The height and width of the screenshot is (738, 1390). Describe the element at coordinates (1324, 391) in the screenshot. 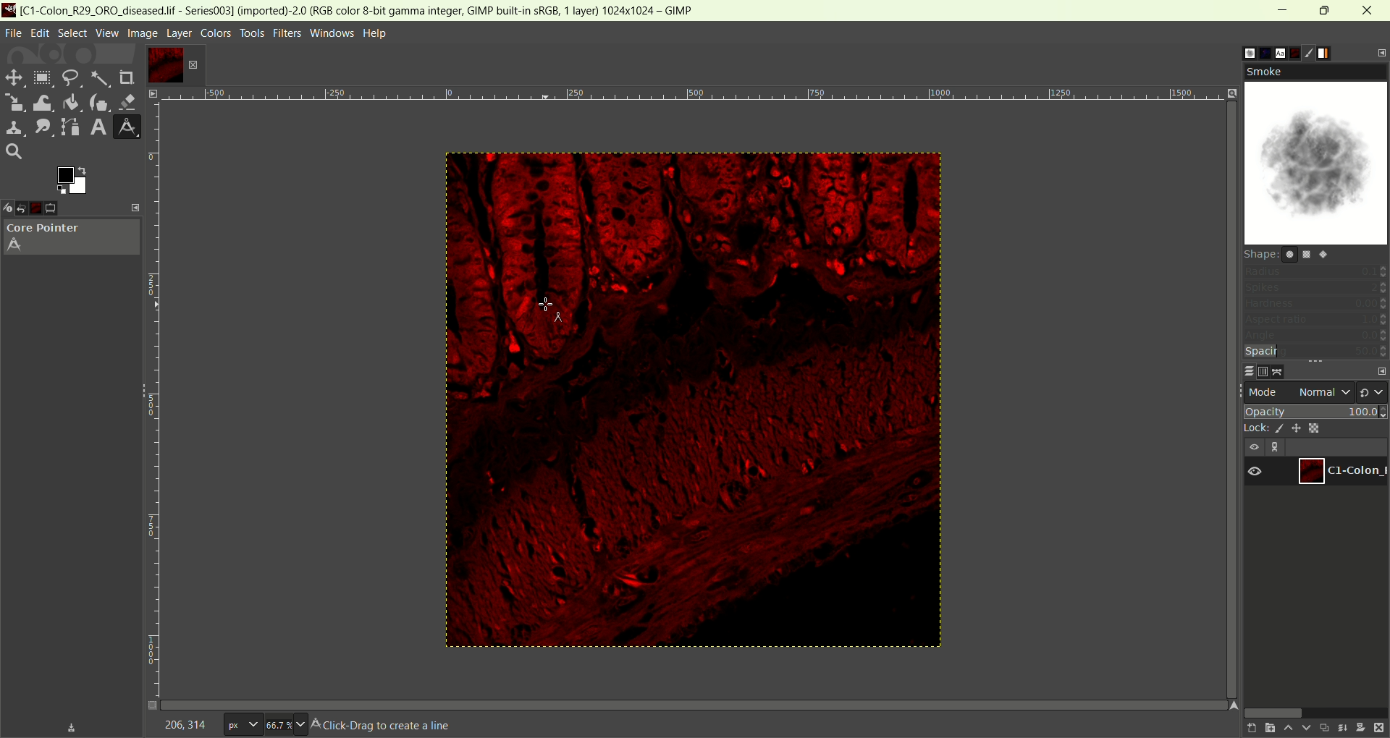

I see `normal` at that location.